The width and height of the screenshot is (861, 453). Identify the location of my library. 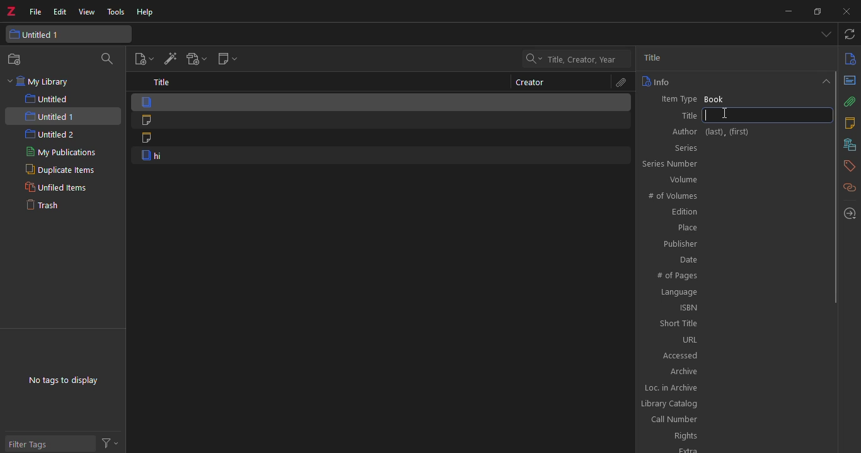
(40, 82).